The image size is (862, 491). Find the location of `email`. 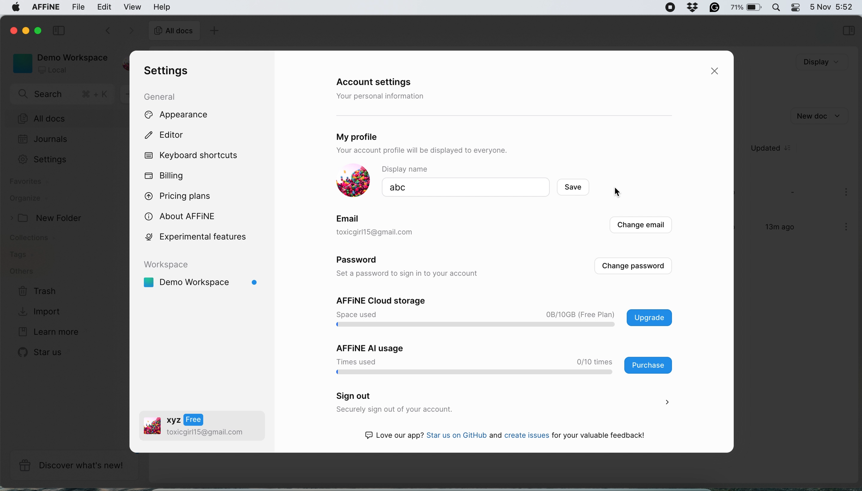

email is located at coordinates (349, 218).